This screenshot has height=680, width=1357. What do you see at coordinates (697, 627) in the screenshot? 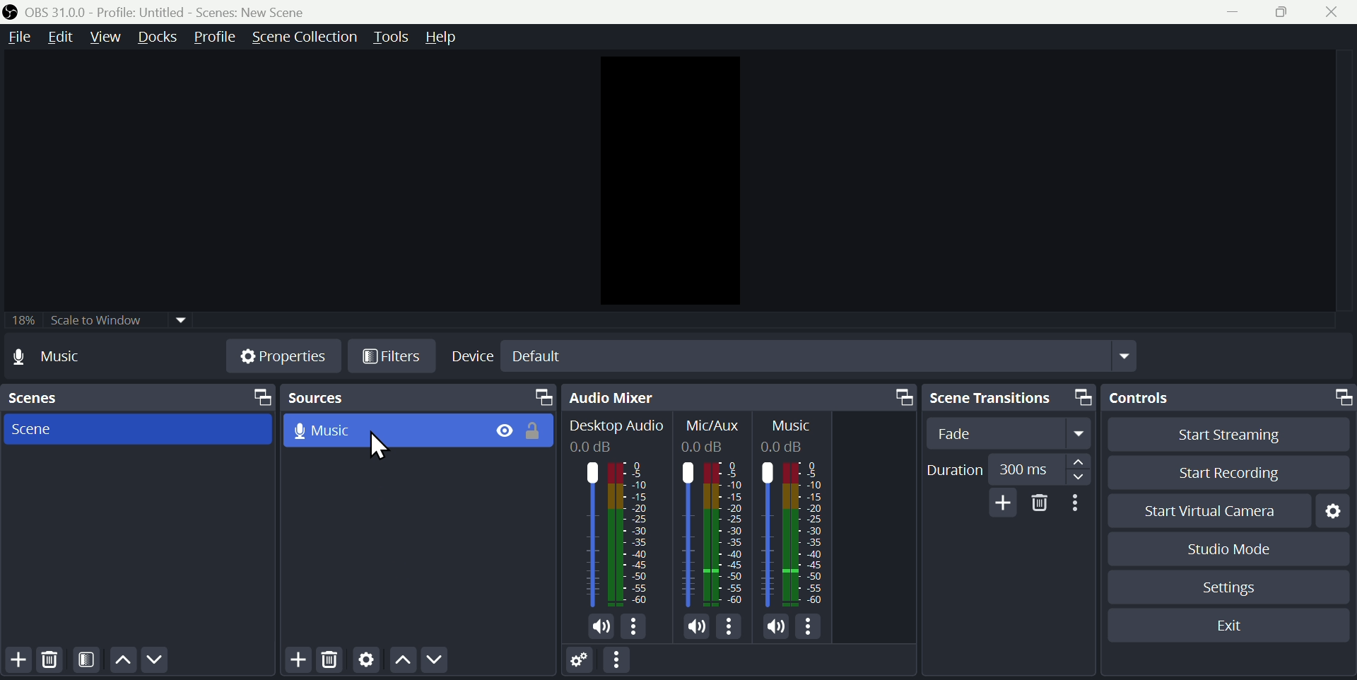
I see `Sound` at bounding box center [697, 627].